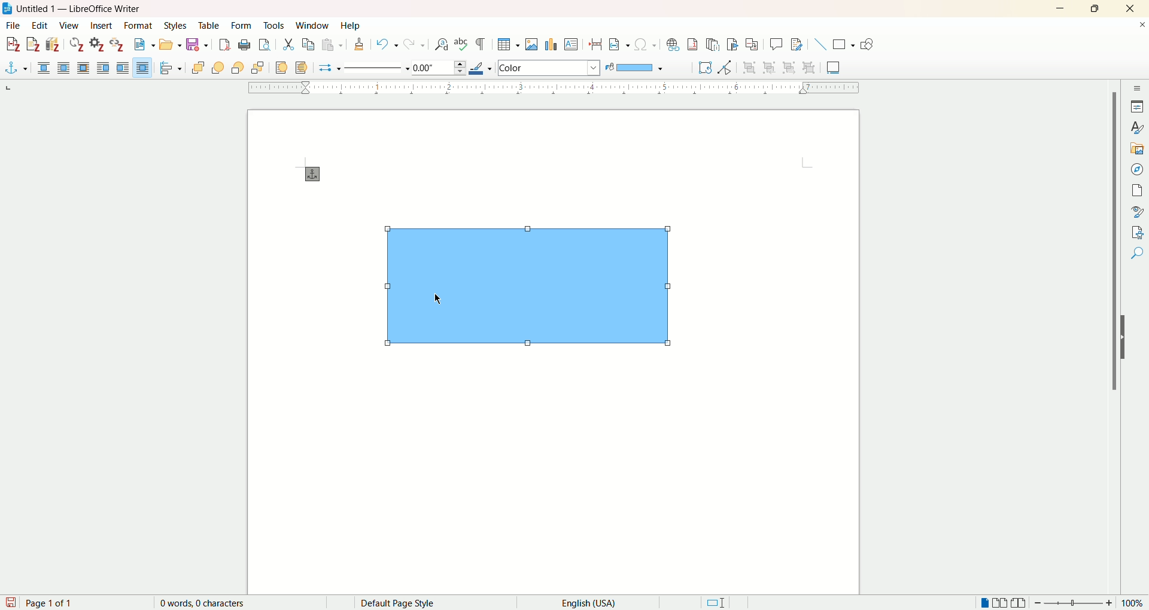  I want to click on close, so click(1130, 8).